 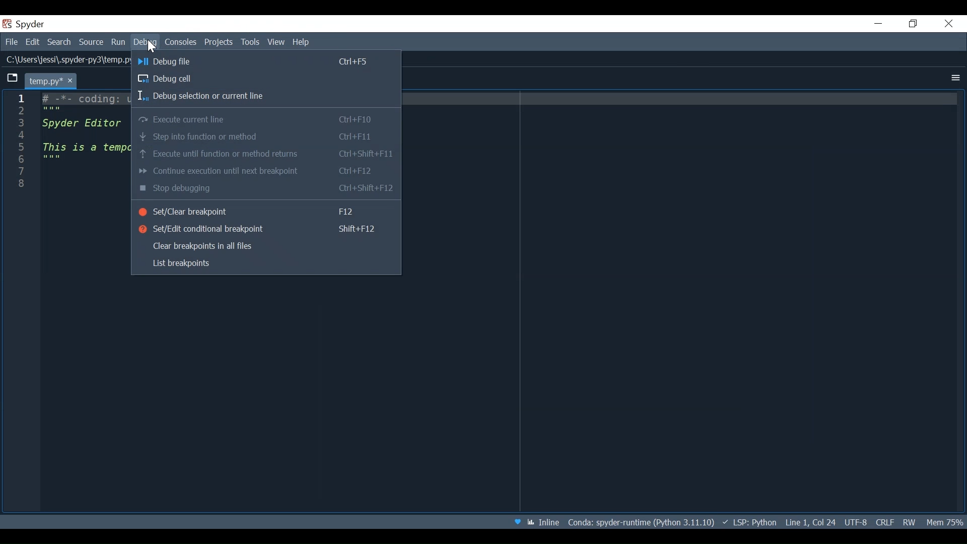 I want to click on Run, so click(x=118, y=43).